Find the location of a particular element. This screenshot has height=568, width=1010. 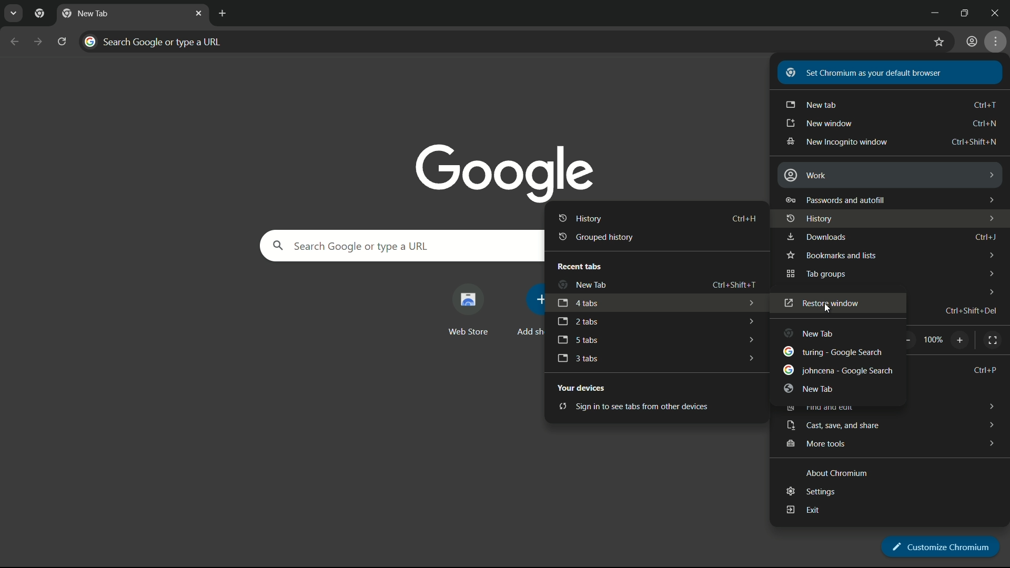

more tools is located at coordinates (819, 444).